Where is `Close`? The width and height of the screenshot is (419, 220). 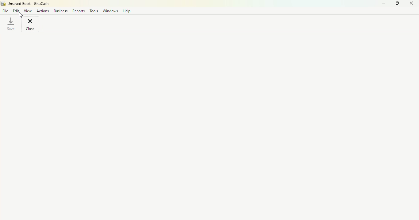
Close is located at coordinates (413, 6).